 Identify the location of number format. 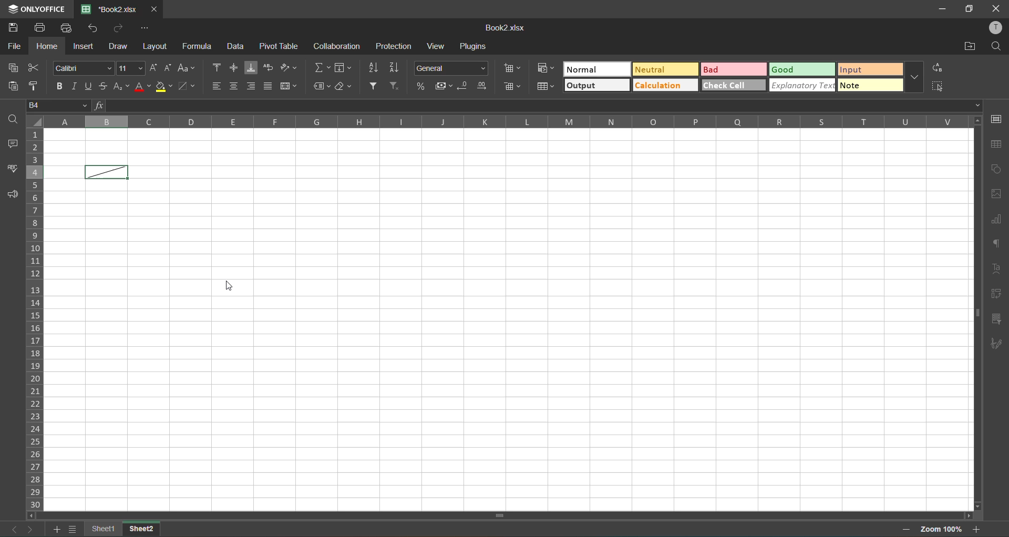
(452, 69).